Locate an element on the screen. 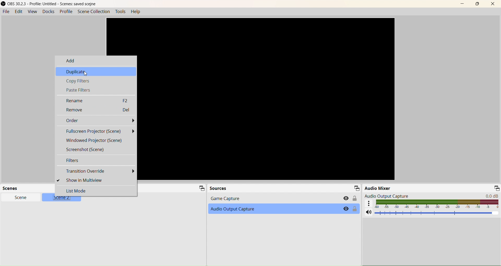  Docks is located at coordinates (48, 11).